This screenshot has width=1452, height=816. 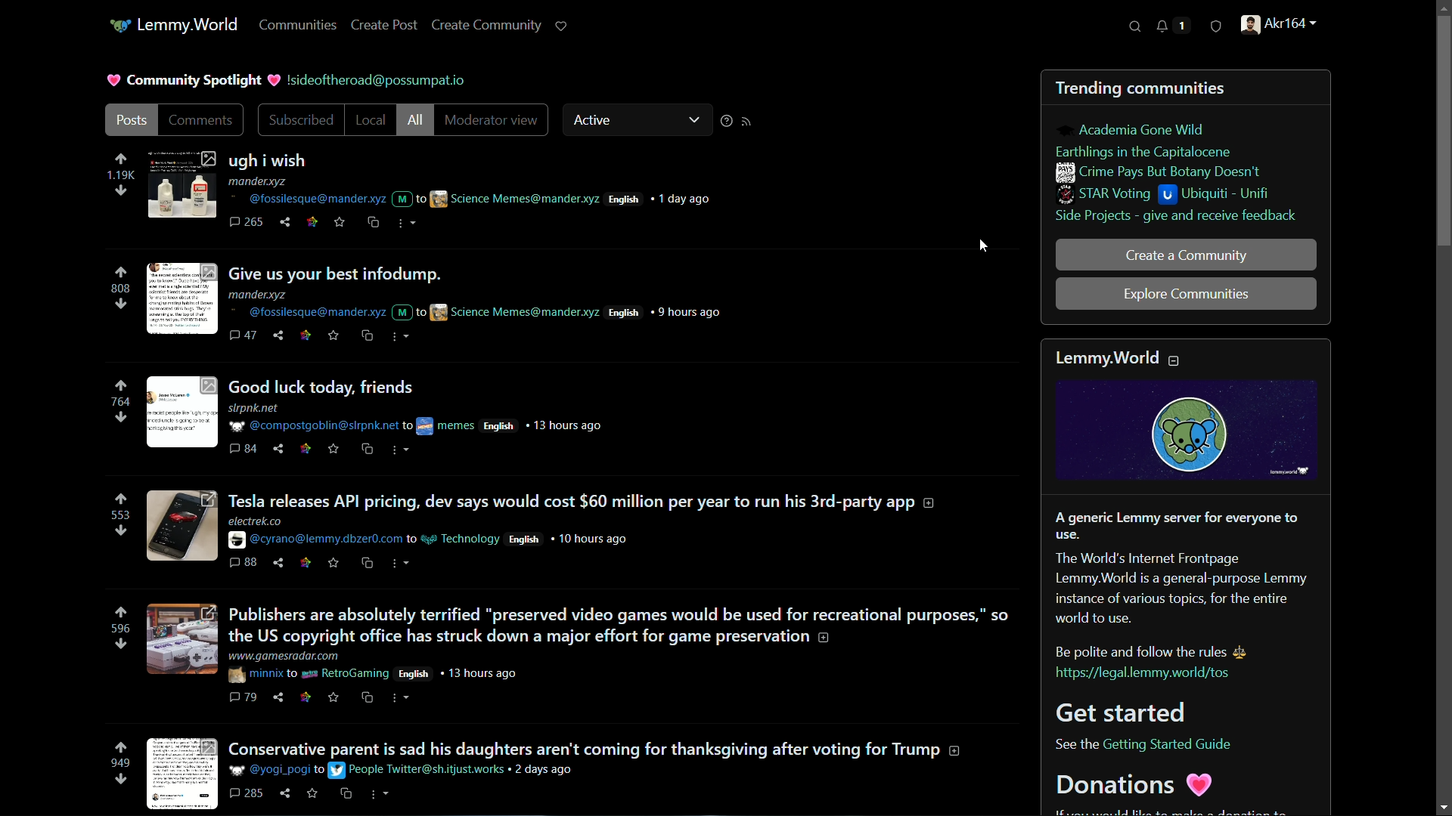 I want to click on cross psot, so click(x=368, y=336).